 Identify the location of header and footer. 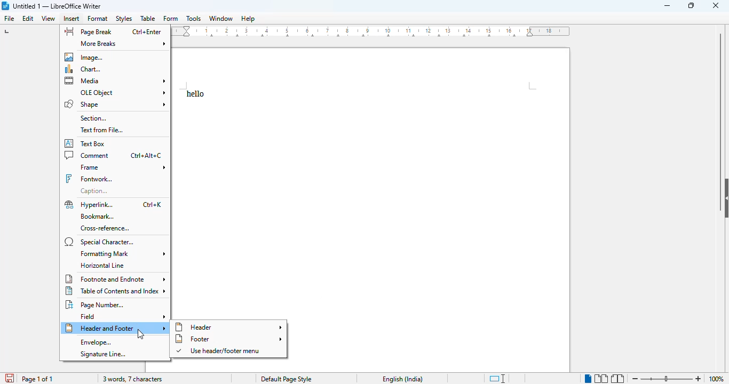
(116, 329).